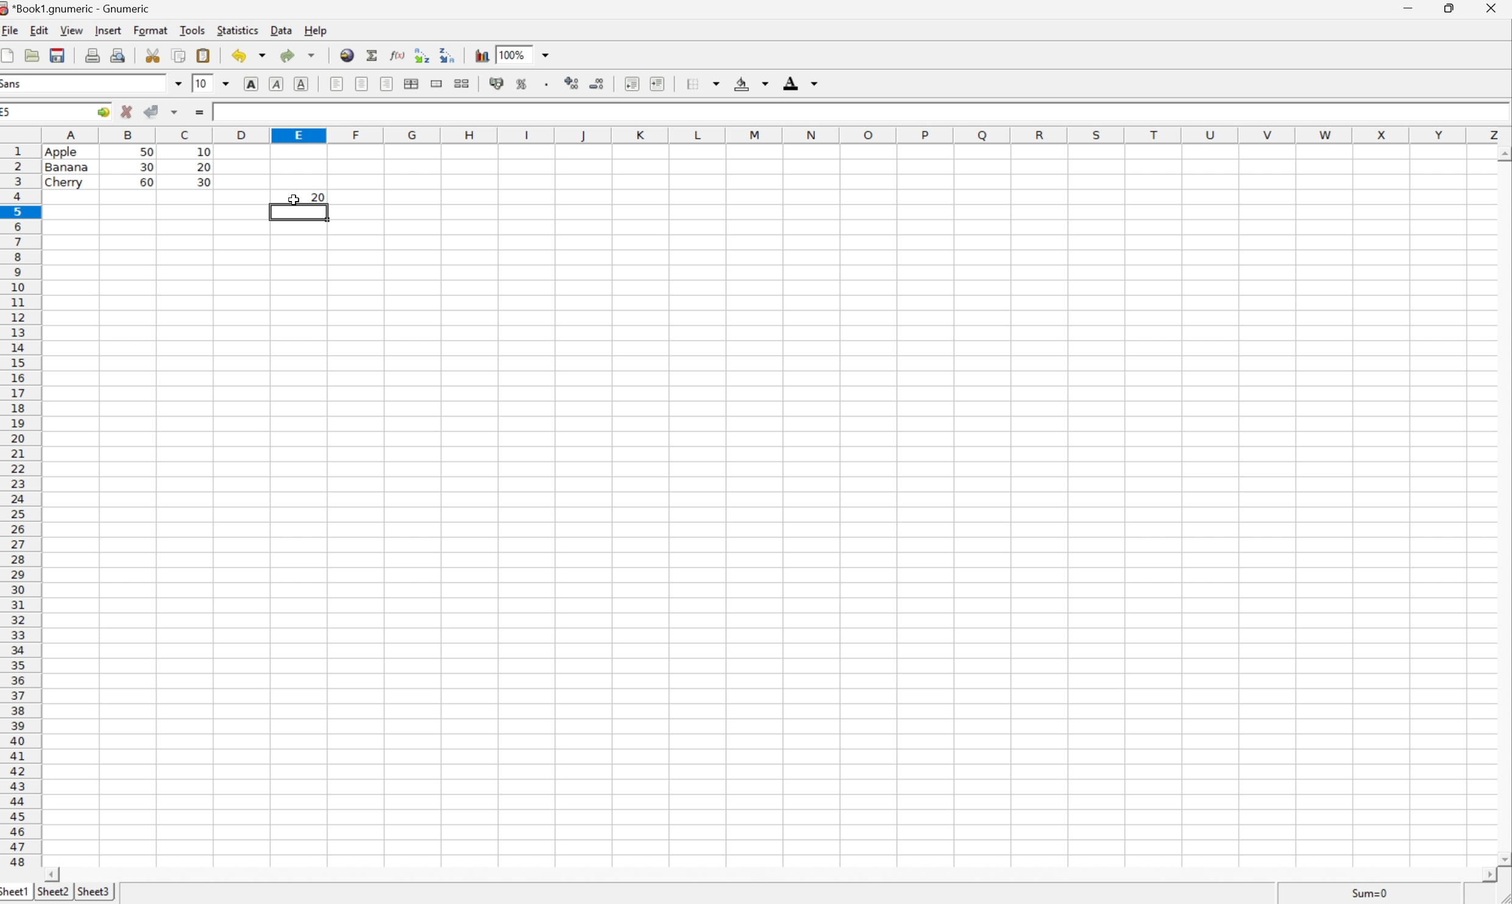  What do you see at coordinates (241, 30) in the screenshot?
I see `statistics` at bounding box center [241, 30].